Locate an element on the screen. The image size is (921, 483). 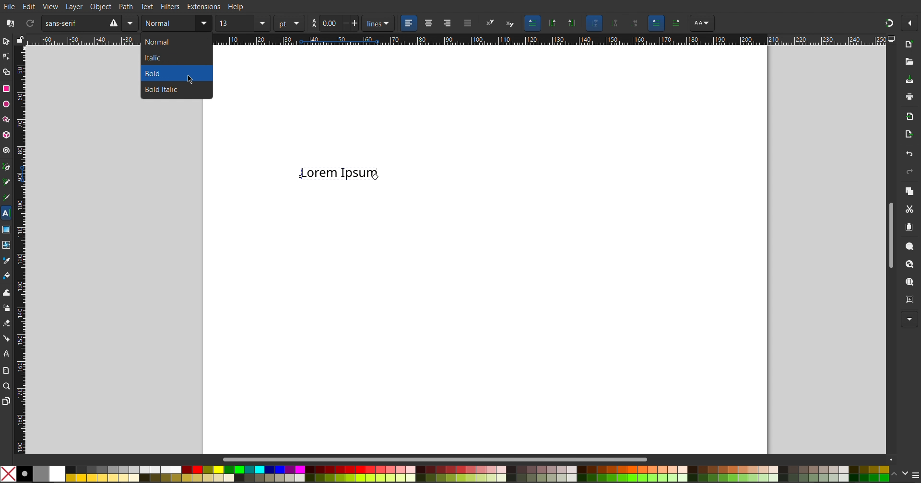
Text Tool is located at coordinates (6, 213).